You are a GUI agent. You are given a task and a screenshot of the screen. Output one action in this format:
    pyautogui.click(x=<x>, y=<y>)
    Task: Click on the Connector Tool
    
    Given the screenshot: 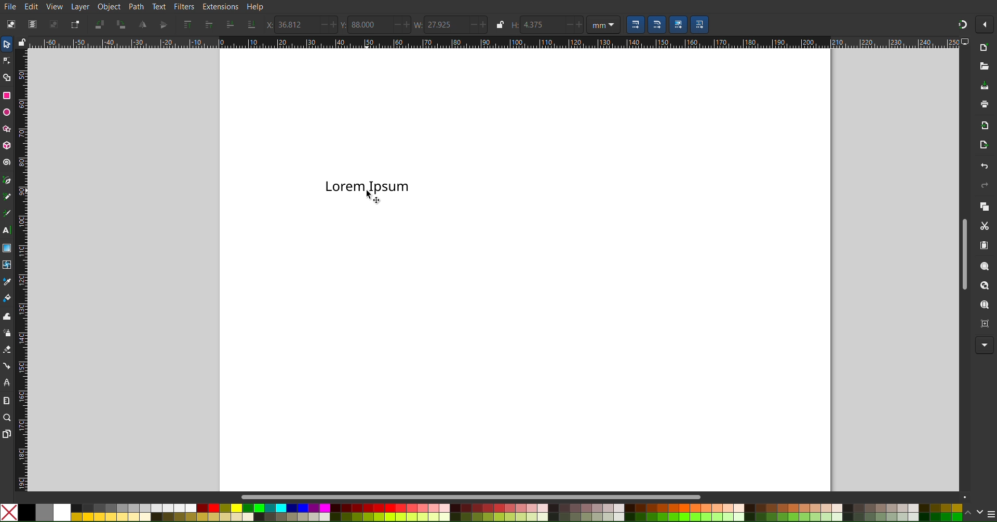 What is the action you would take?
    pyautogui.click(x=6, y=366)
    